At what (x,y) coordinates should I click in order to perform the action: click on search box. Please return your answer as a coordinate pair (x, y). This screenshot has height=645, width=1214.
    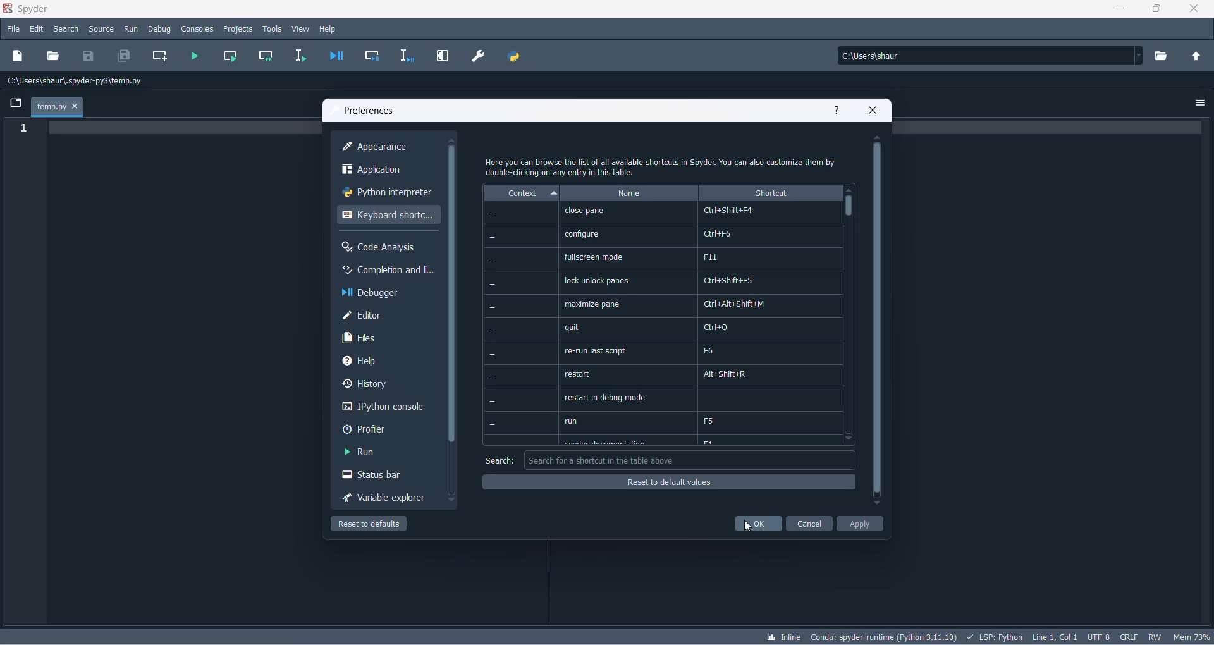
    Looking at the image, I should click on (689, 461).